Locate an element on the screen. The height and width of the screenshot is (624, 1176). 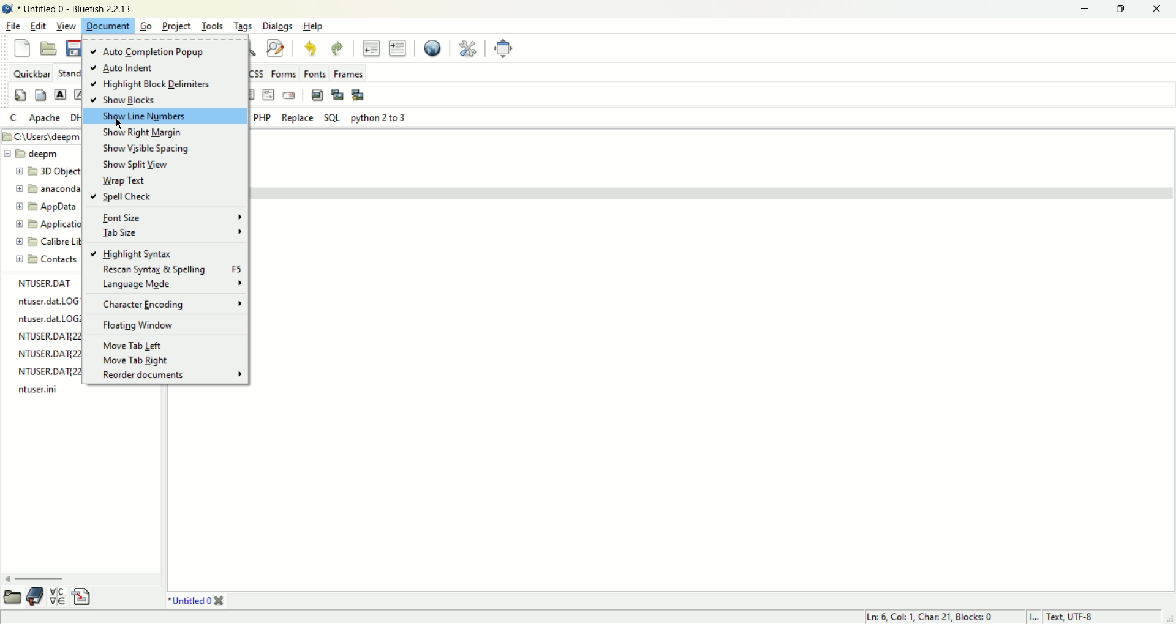
insert image is located at coordinates (317, 95).